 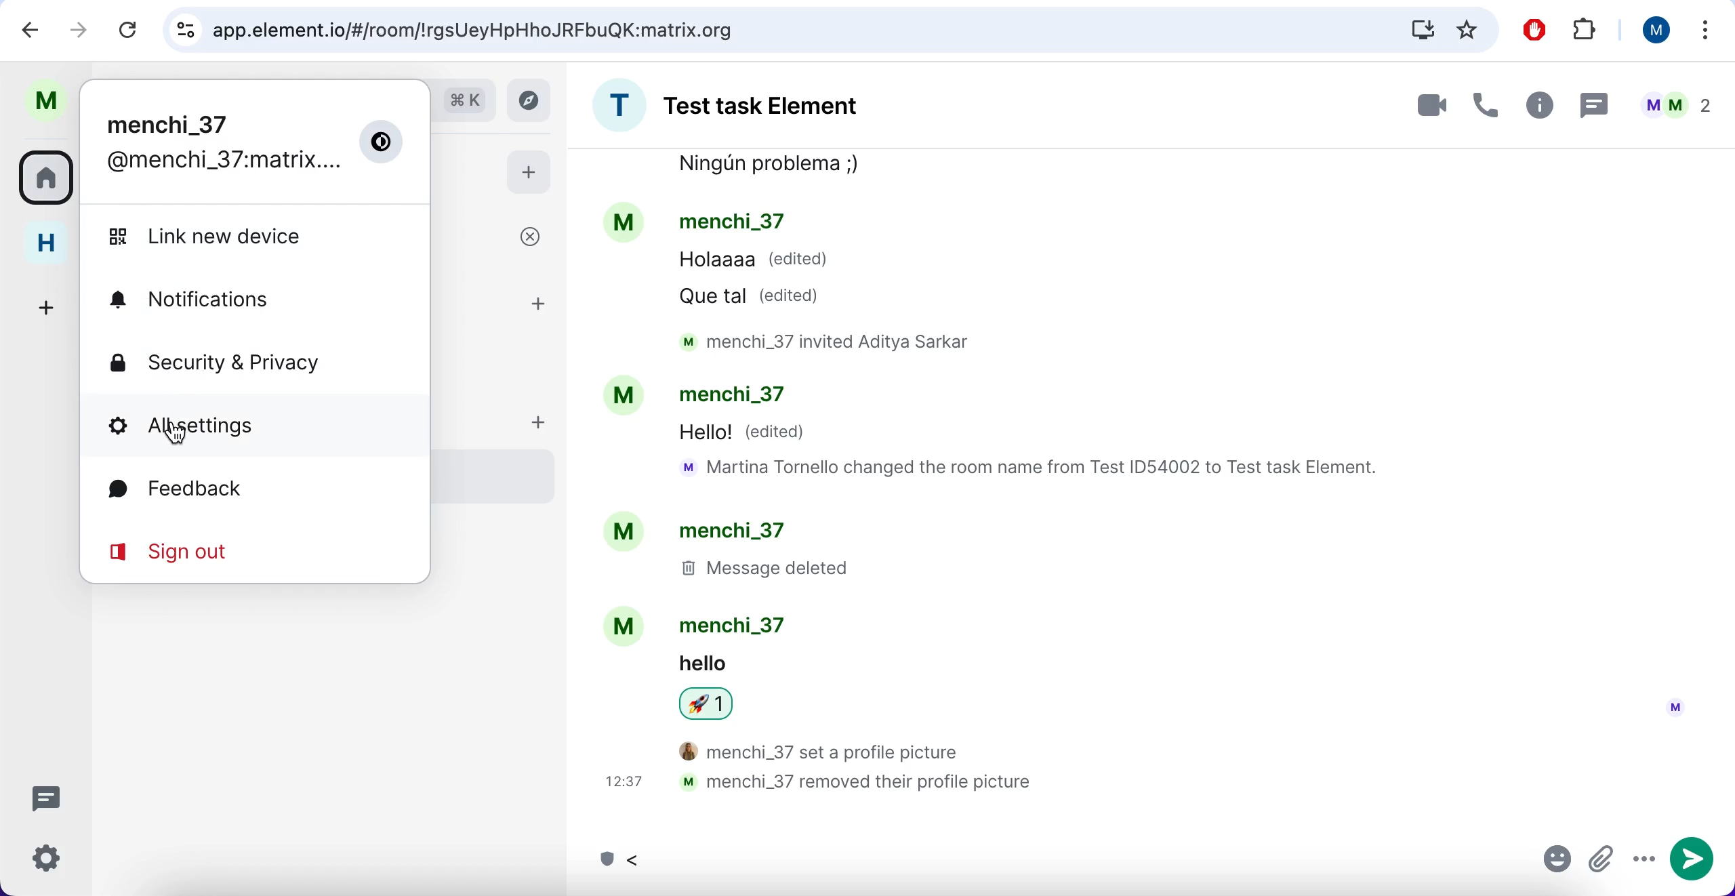 What do you see at coordinates (175, 432) in the screenshot?
I see `cursor` at bounding box center [175, 432].